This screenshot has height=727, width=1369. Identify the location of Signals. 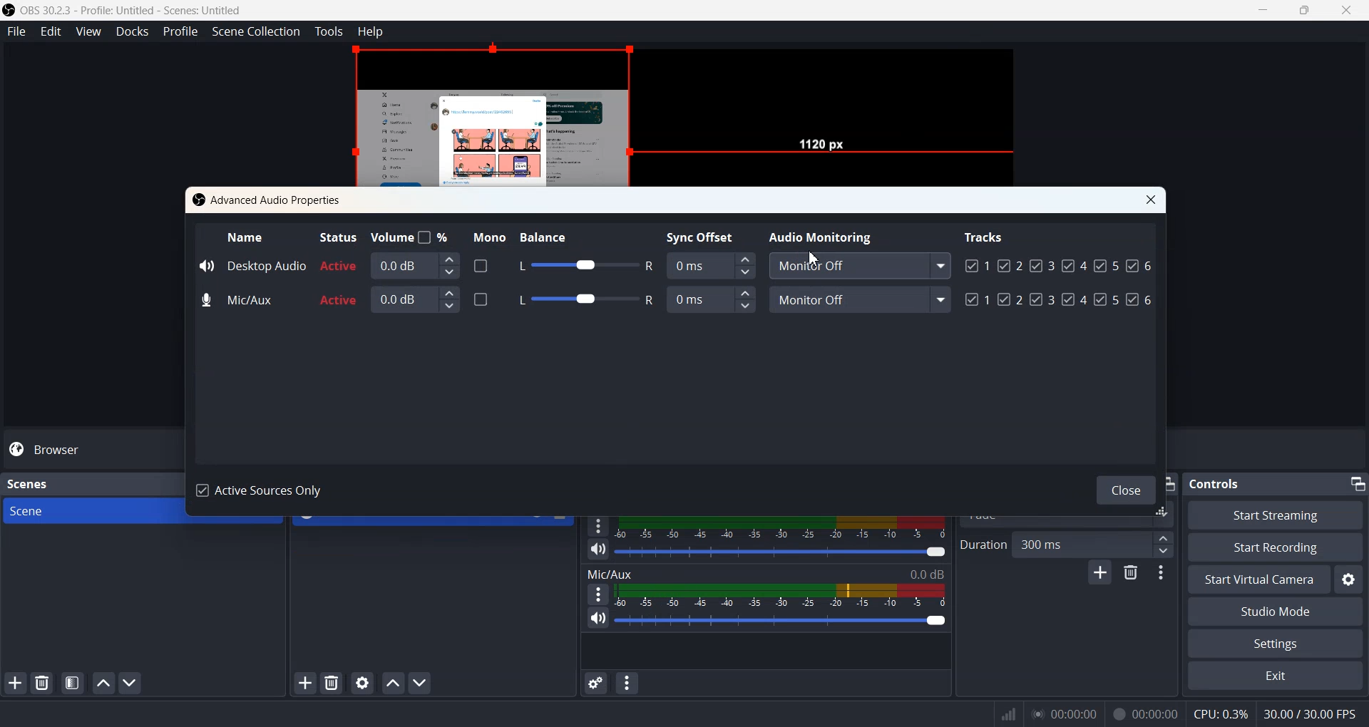
(1004, 714).